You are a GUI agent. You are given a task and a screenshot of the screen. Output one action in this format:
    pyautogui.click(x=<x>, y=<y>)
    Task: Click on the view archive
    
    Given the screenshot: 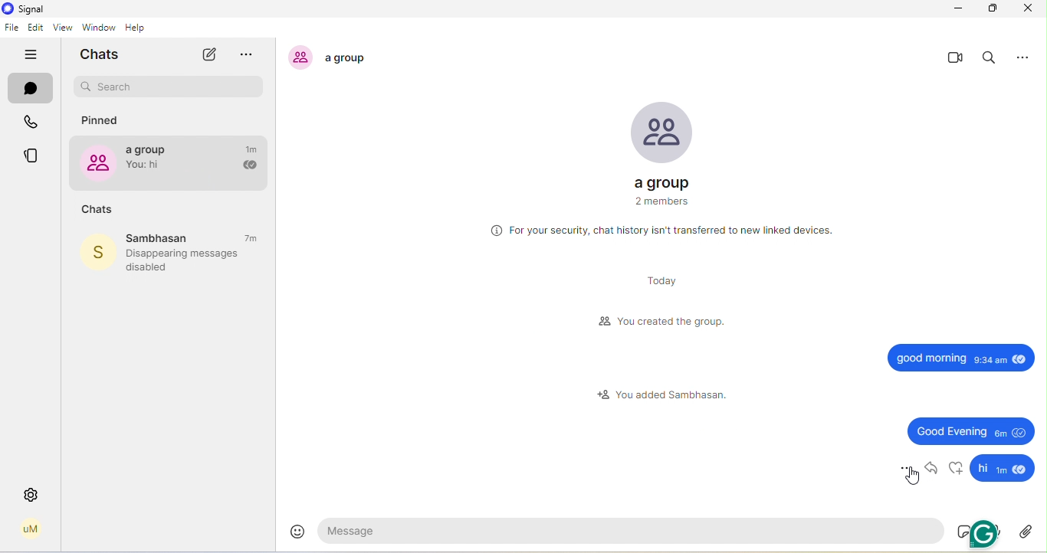 What is the action you would take?
    pyautogui.click(x=252, y=56)
    